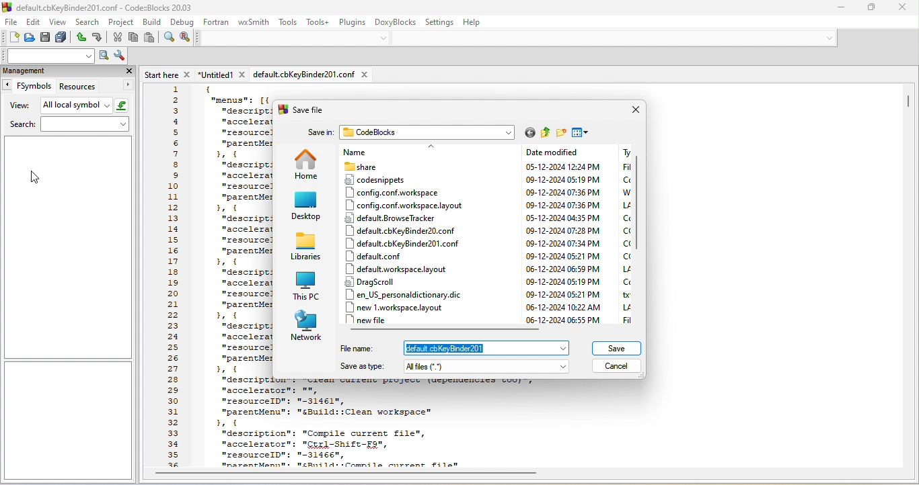  I want to click on fortran, so click(217, 23).